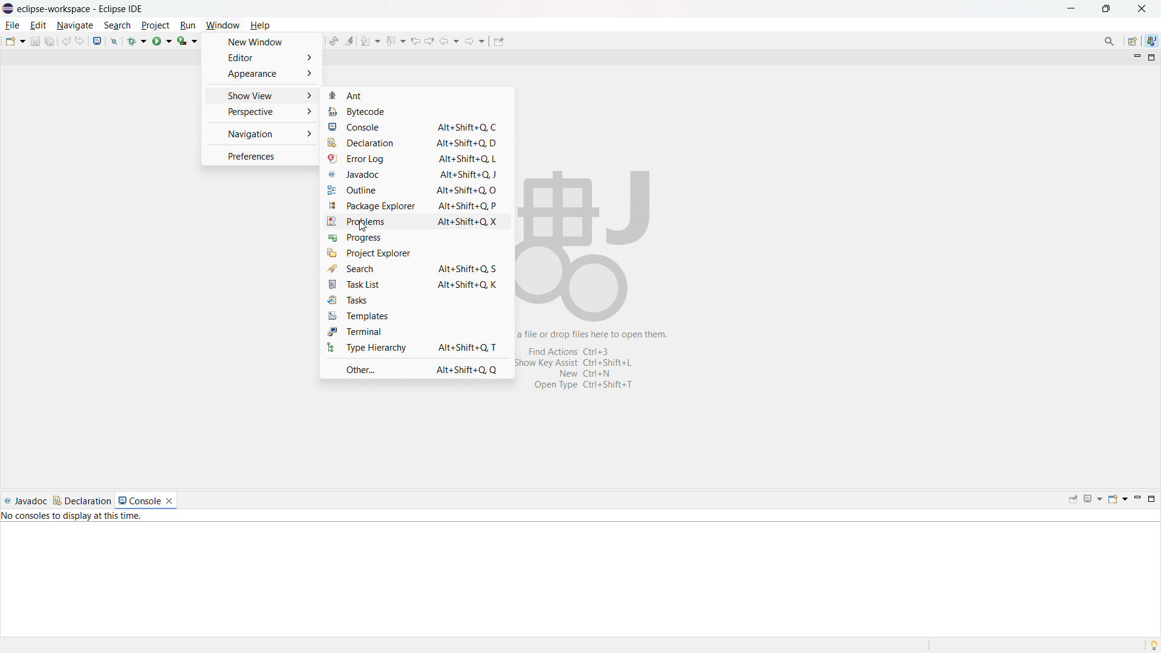 Image resolution: width=1161 pixels, height=653 pixels. Describe the element at coordinates (416, 369) in the screenshot. I see `other` at that location.